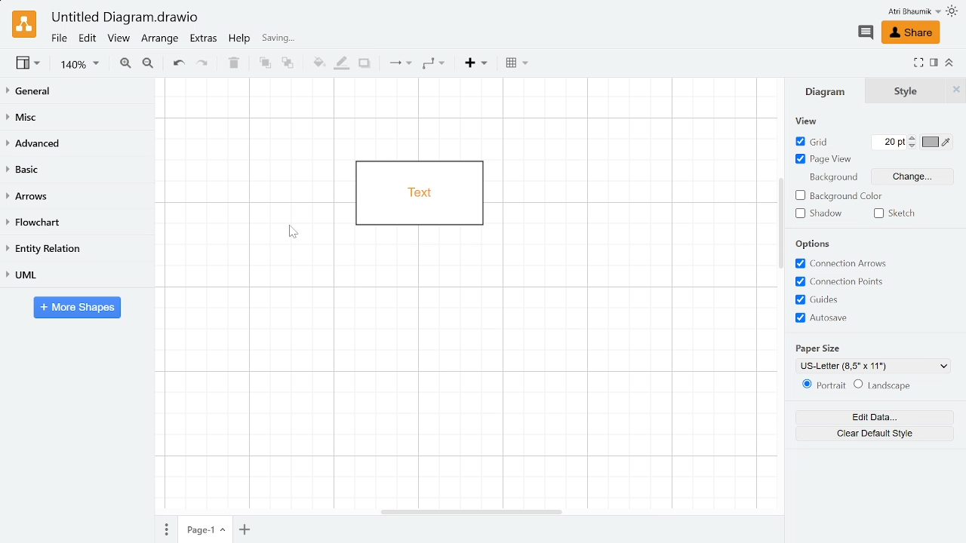  What do you see at coordinates (300, 238) in the screenshot?
I see `Cursor` at bounding box center [300, 238].